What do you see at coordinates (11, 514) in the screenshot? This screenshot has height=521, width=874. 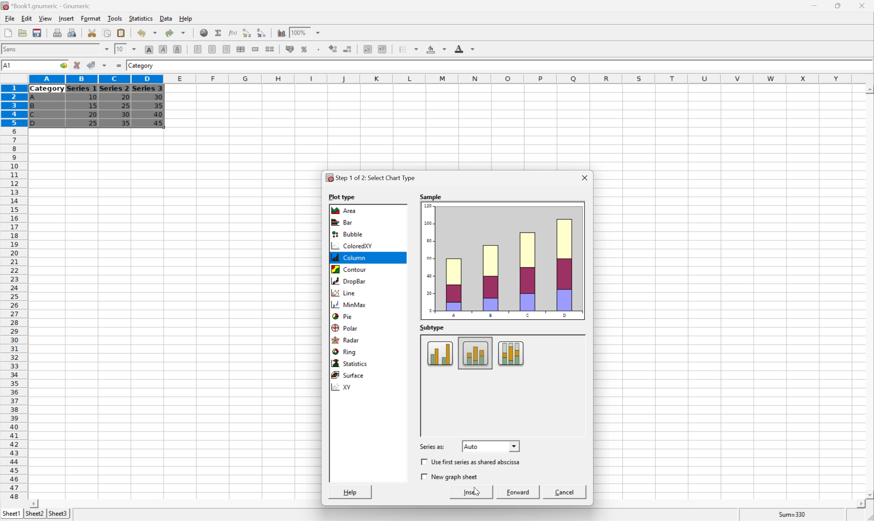 I see `Sheet1` at bounding box center [11, 514].